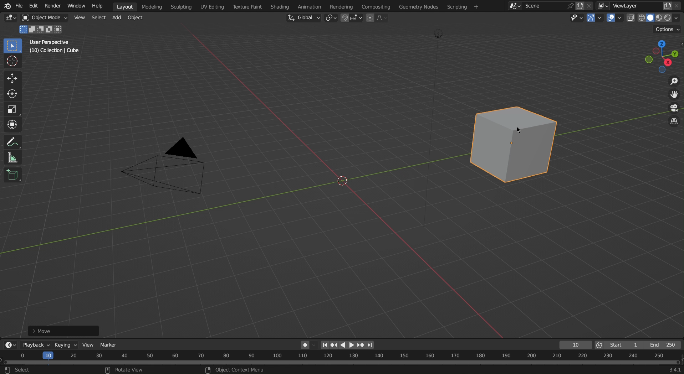  I want to click on Editor Type, so click(9, 345).